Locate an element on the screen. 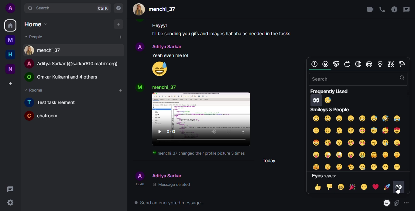  activities is located at coordinates (358, 64).